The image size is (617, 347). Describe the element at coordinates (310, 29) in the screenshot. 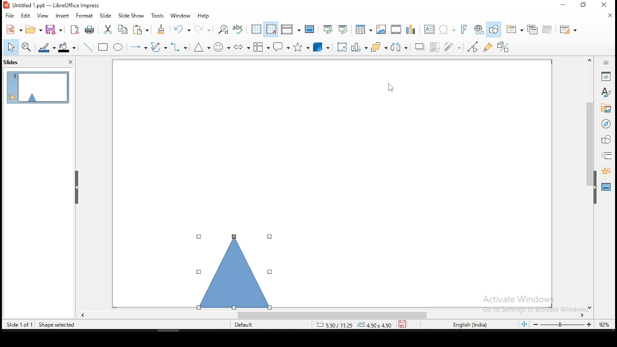

I see `master slide` at that location.